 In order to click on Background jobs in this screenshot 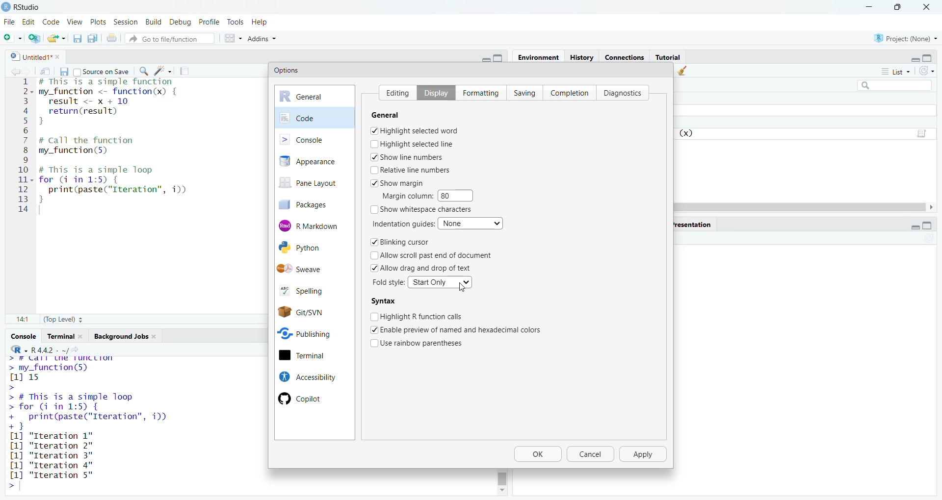, I will do `click(121, 336)`.